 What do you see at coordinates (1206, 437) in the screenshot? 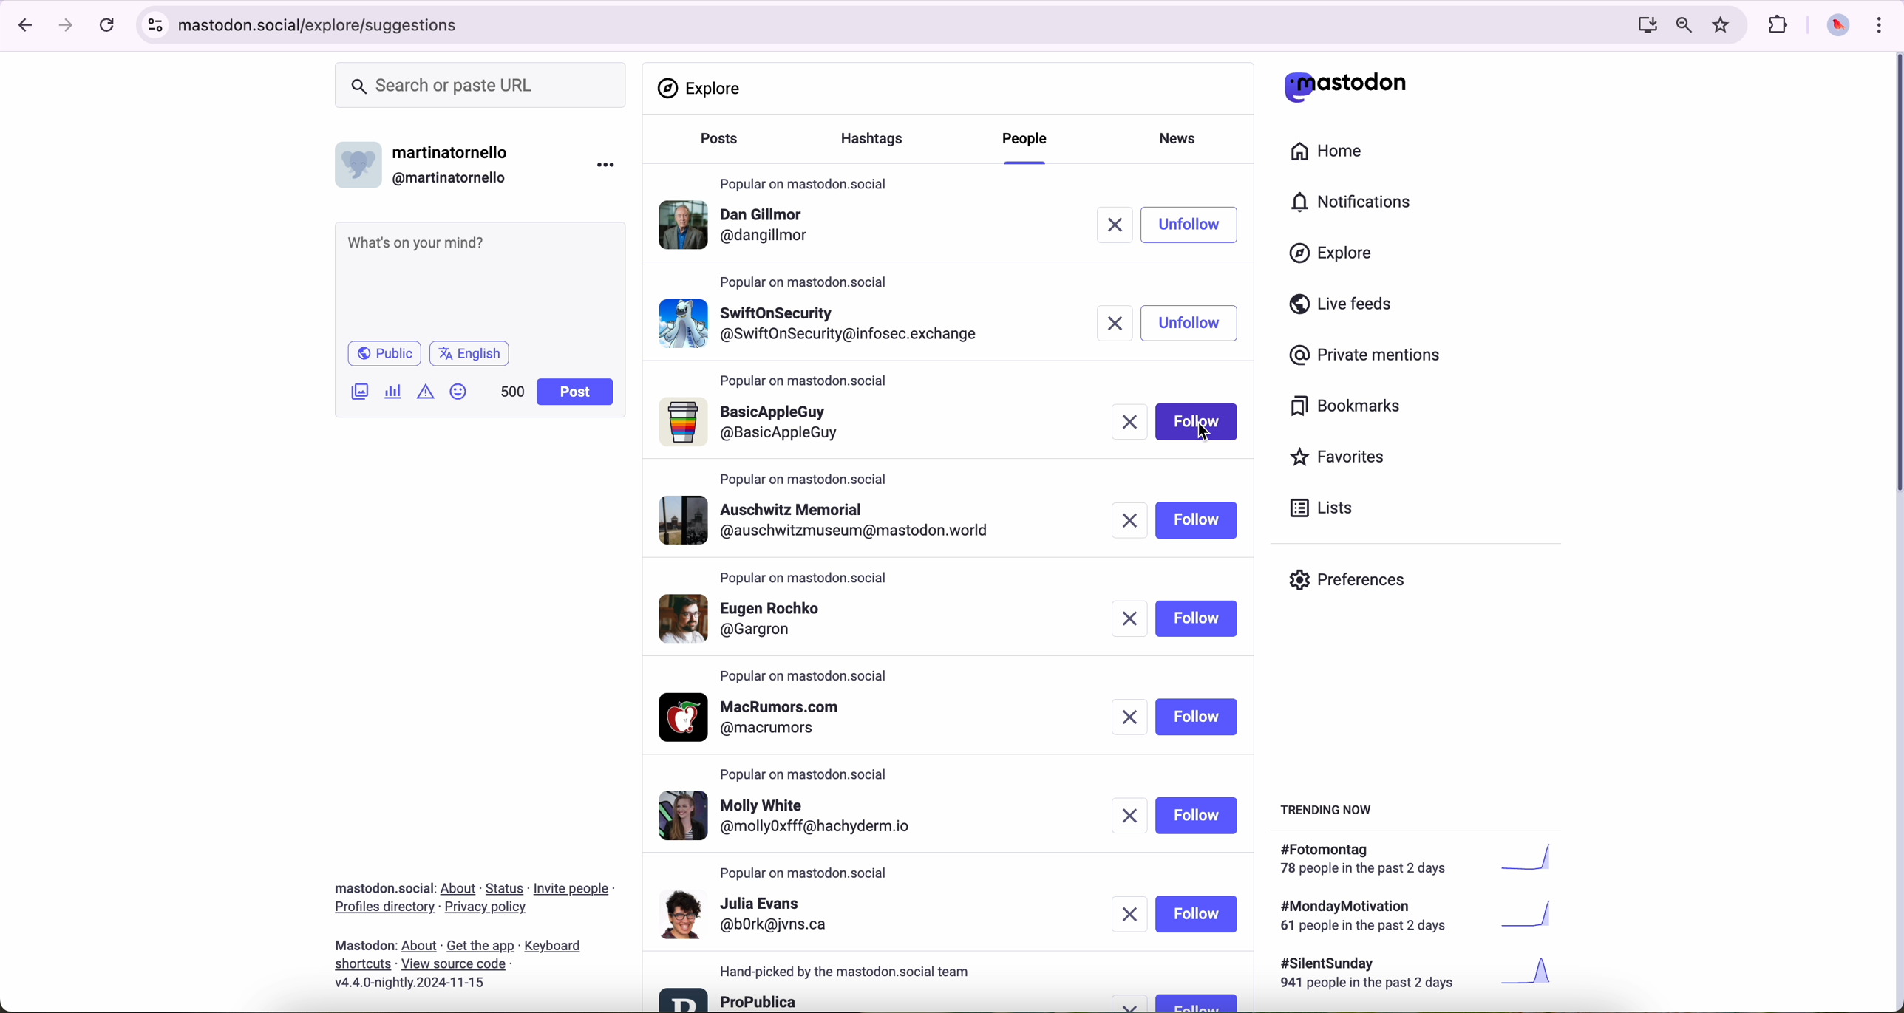
I see `cursor` at bounding box center [1206, 437].